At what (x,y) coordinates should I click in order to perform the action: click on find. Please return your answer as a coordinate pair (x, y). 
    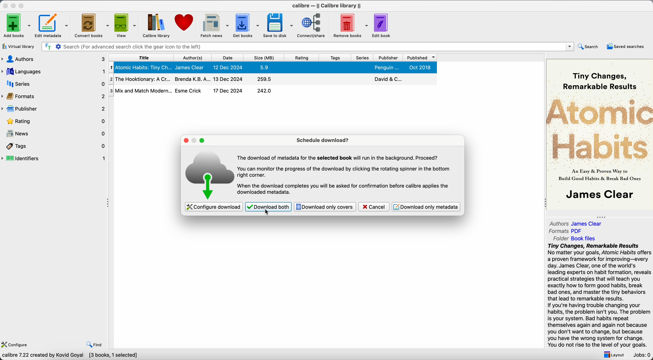
    Looking at the image, I should click on (95, 345).